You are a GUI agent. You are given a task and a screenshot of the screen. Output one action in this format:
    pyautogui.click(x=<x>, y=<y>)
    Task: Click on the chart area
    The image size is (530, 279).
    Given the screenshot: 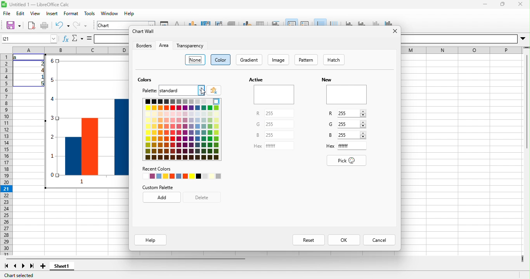 What is the action you would take?
    pyautogui.click(x=126, y=23)
    